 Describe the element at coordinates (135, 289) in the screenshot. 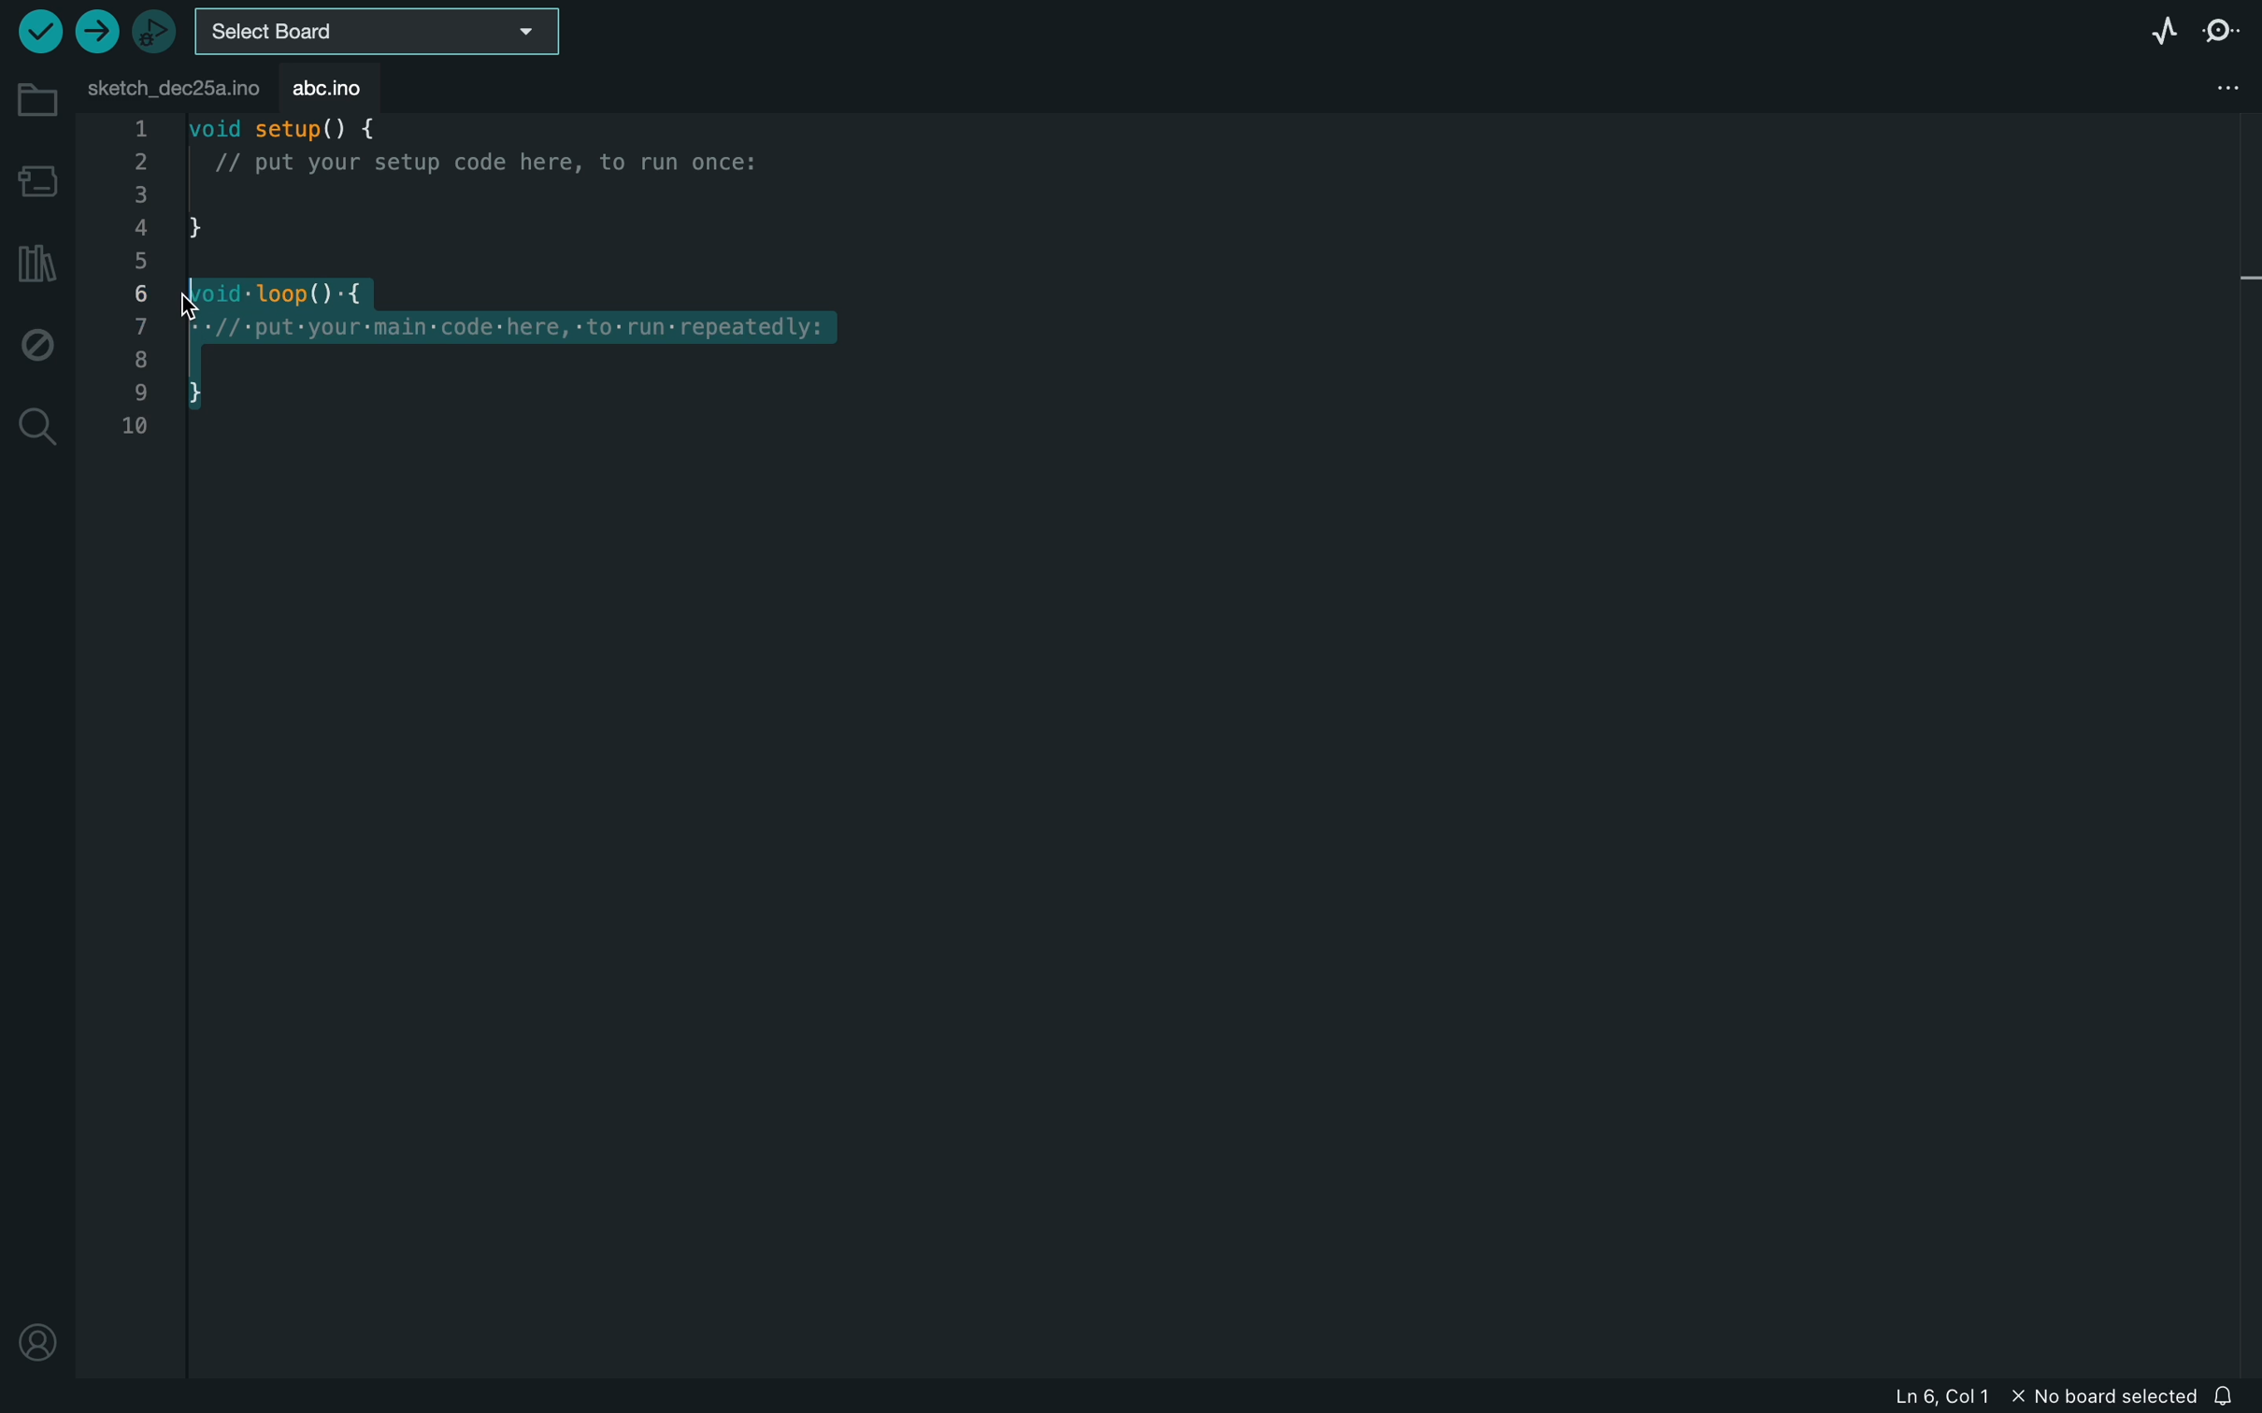

I see `1,2,3,4,5,6,7,8,9,10` at that location.